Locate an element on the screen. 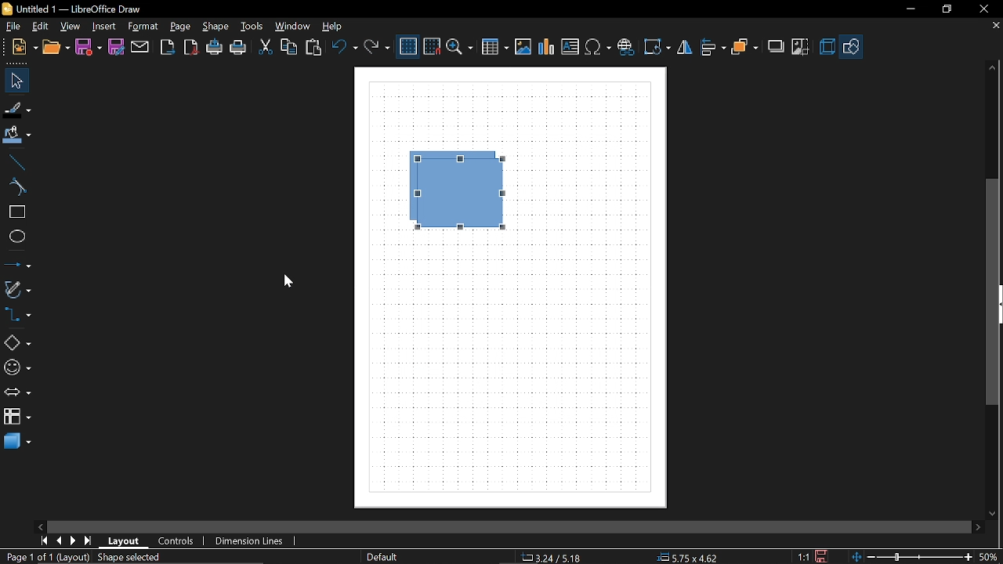  Fill line is located at coordinates (18, 110).